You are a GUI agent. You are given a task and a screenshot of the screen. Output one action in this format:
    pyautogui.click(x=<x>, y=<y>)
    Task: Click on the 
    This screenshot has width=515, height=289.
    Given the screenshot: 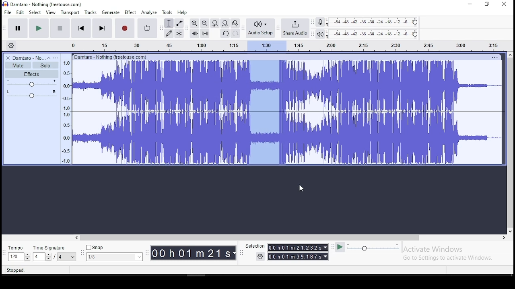 What is the action you would take?
    pyautogui.click(x=4, y=27)
    